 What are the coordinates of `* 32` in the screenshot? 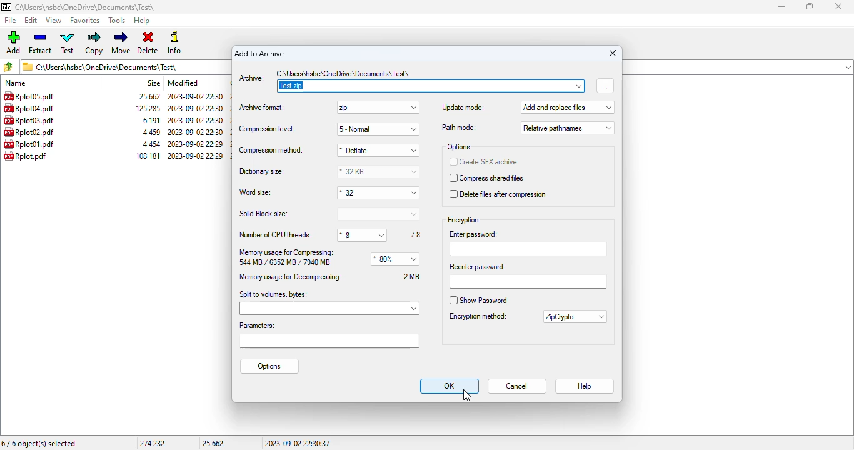 It's located at (376, 192).